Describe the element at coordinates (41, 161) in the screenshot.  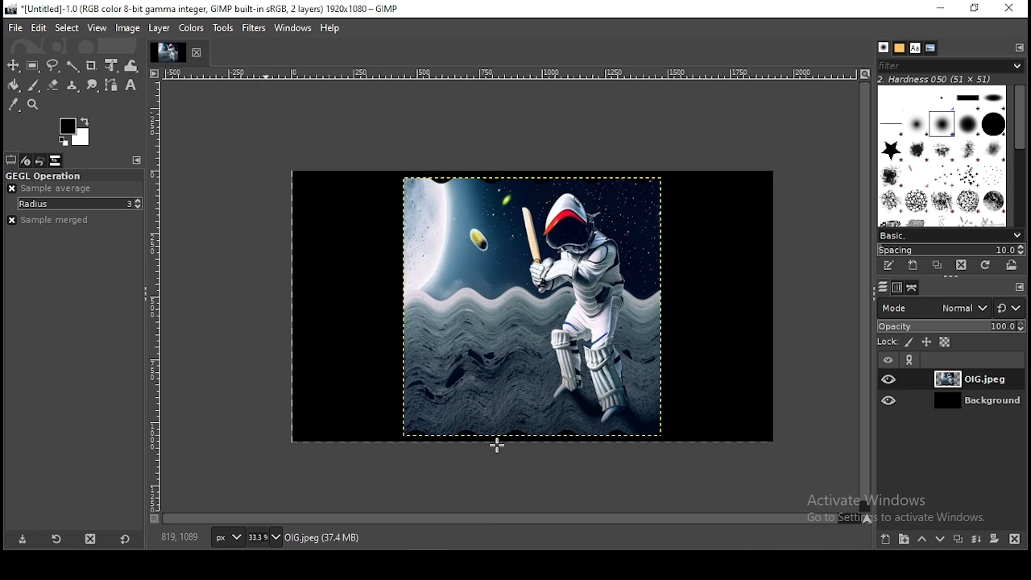
I see `undo history` at that location.